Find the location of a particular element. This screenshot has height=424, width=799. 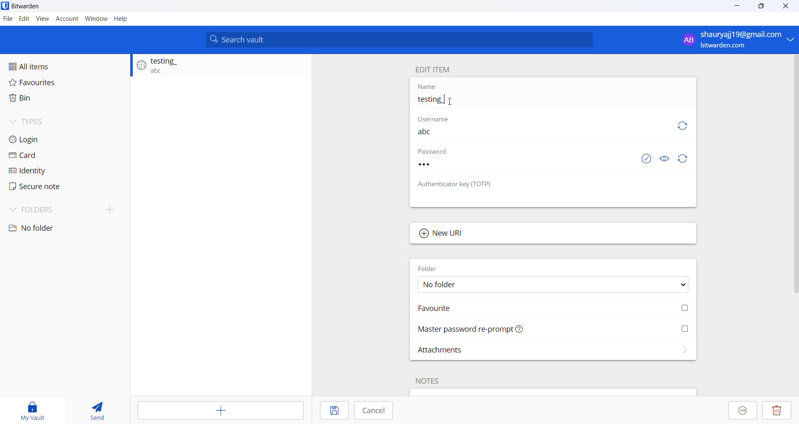

Application name  is located at coordinates (36, 6).